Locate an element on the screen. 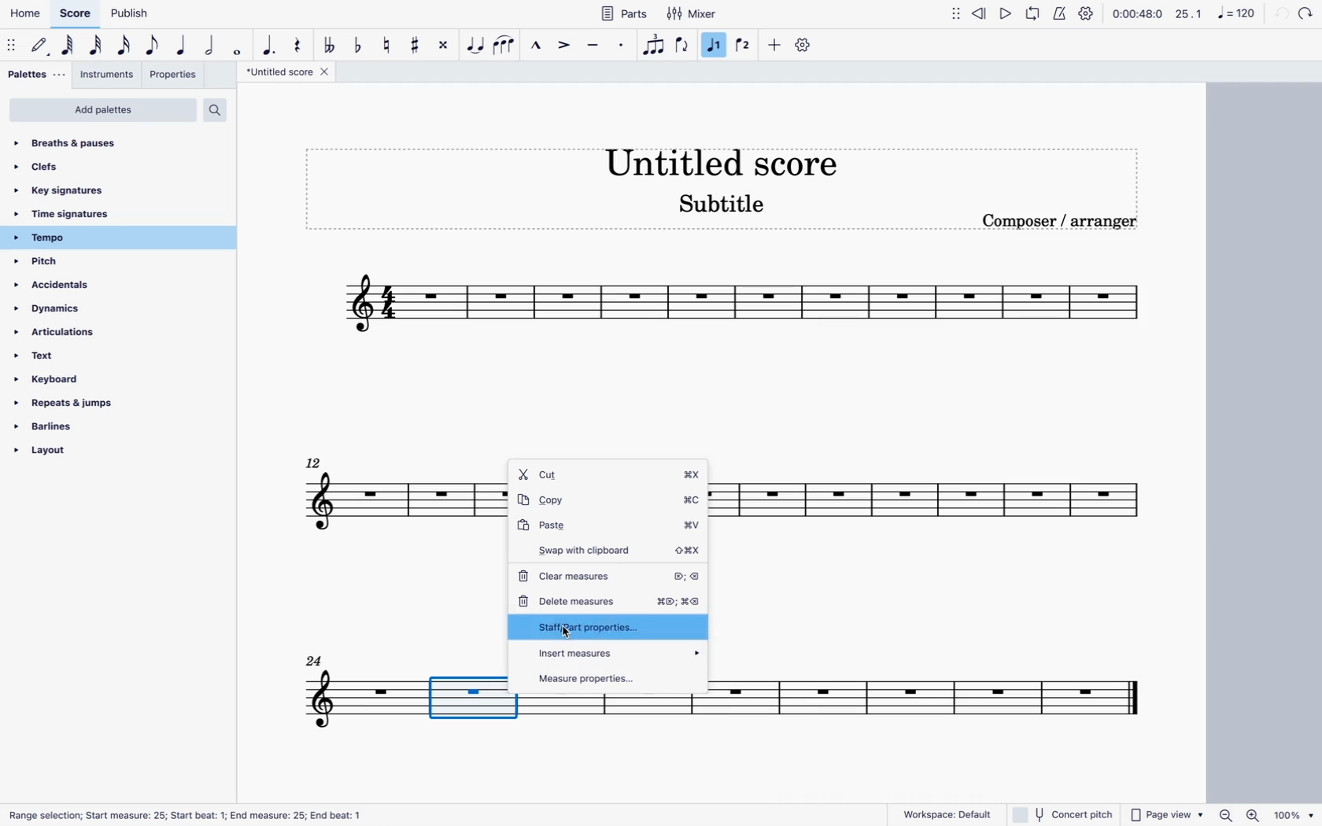  home is located at coordinates (28, 15).